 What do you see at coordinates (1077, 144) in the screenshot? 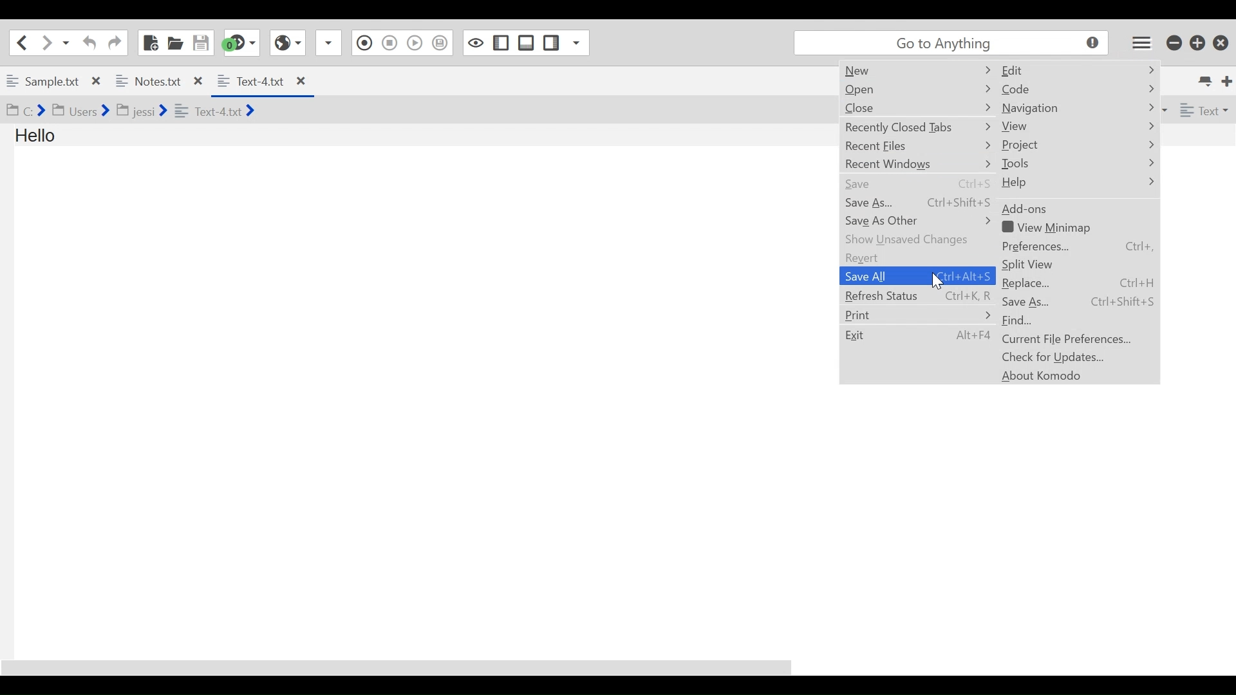
I see `Project` at bounding box center [1077, 144].